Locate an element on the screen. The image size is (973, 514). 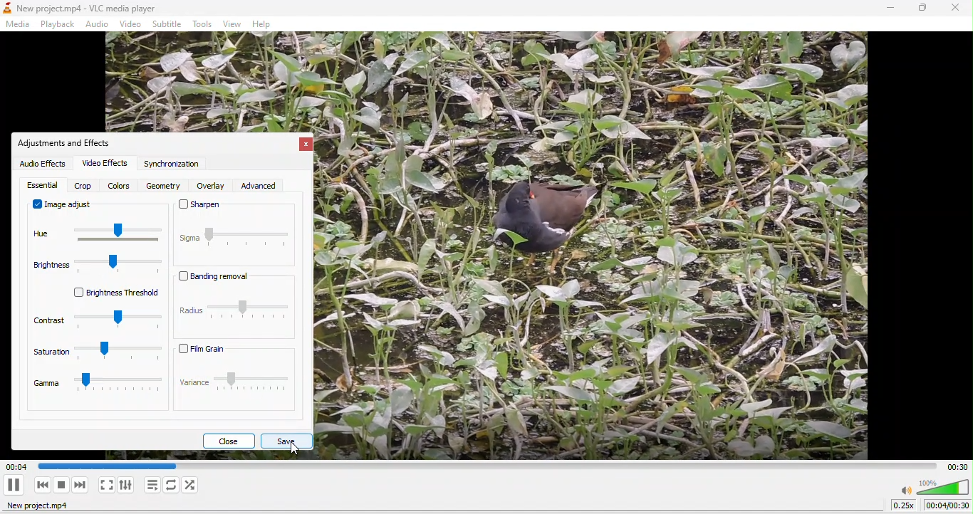
sharpen is located at coordinates (236, 212).